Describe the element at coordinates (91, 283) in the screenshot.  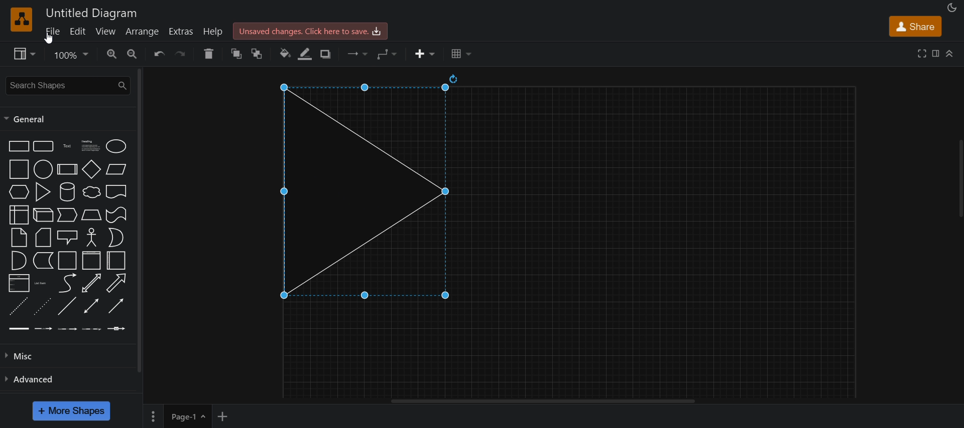
I see `bidirectional arrow` at that location.